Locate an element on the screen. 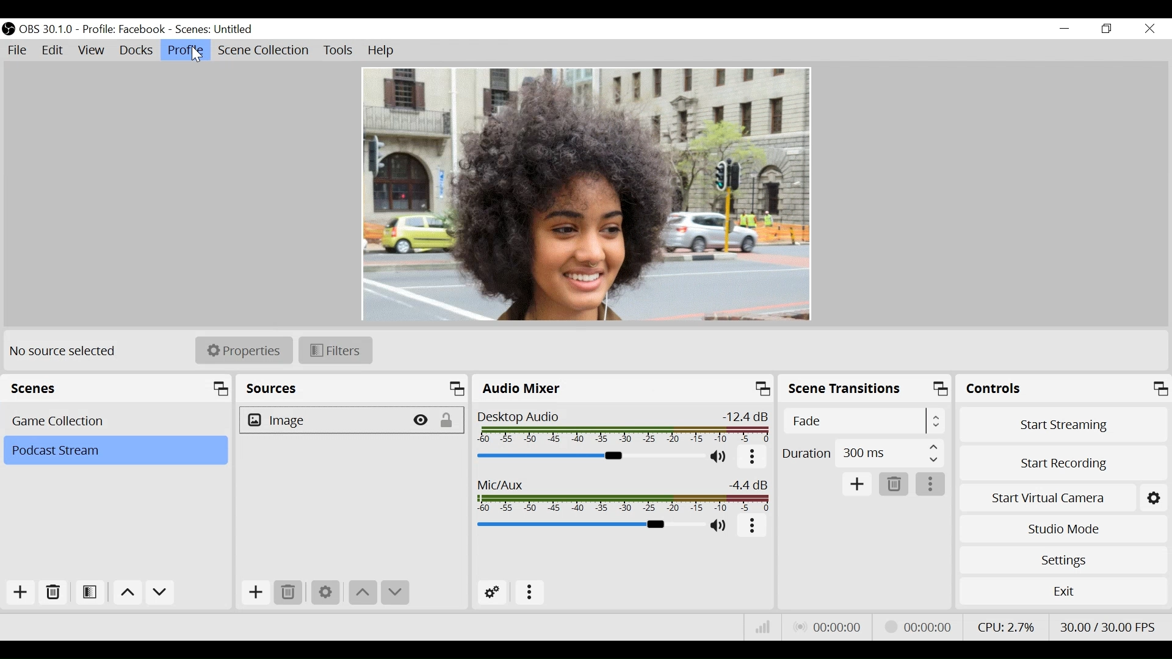 The height and width of the screenshot is (659, 1172). Scene Transition is located at coordinates (866, 388).